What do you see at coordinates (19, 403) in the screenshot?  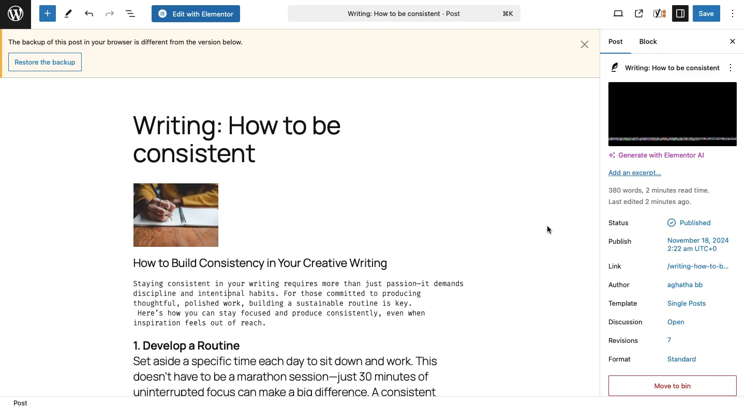 I see `Post` at bounding box center [19, 403].